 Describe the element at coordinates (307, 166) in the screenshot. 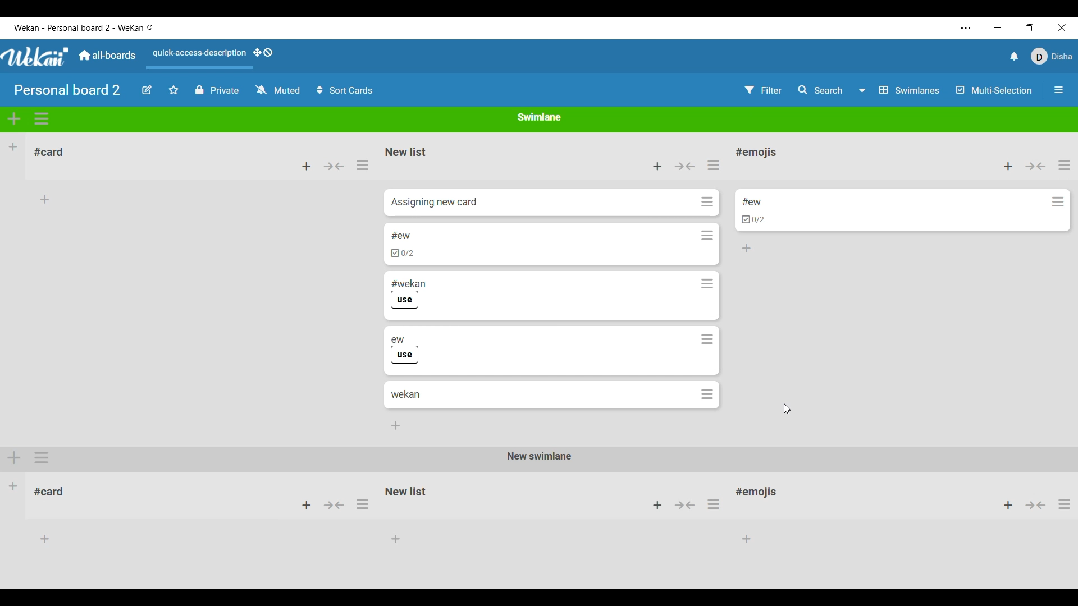

I see `Add card to top of list` at that location.